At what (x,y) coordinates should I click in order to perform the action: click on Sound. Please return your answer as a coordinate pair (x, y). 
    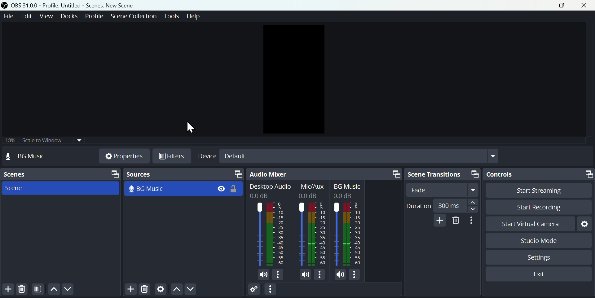
    Looking at the image, I should click on (306, 275).